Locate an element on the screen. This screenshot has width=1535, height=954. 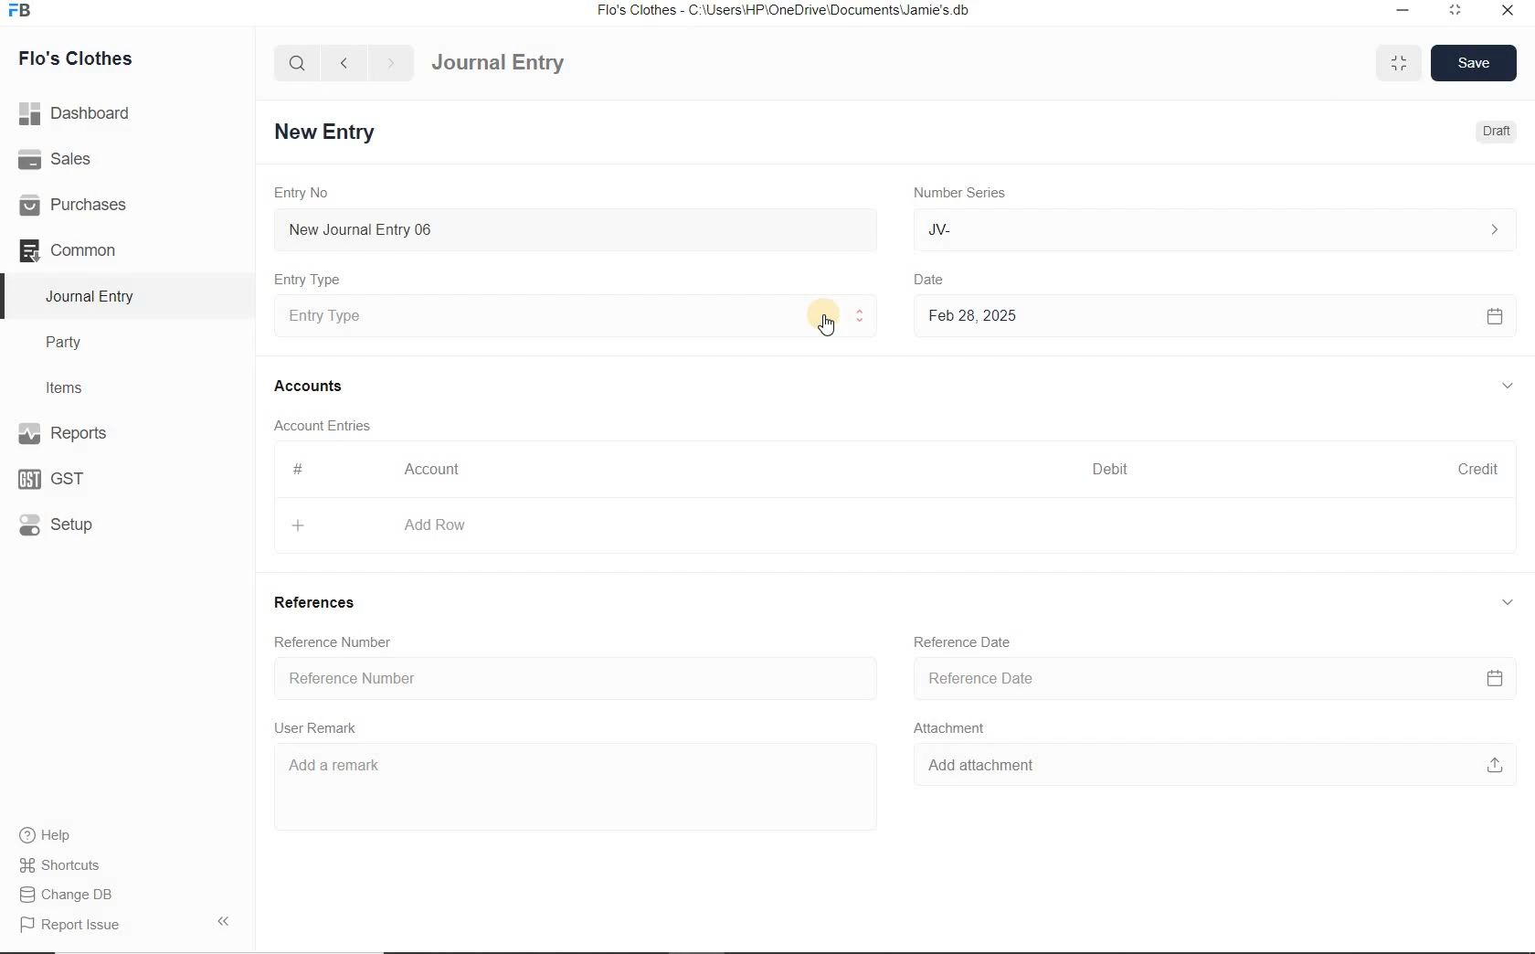
Debit is located at coordinates (1112, 469).